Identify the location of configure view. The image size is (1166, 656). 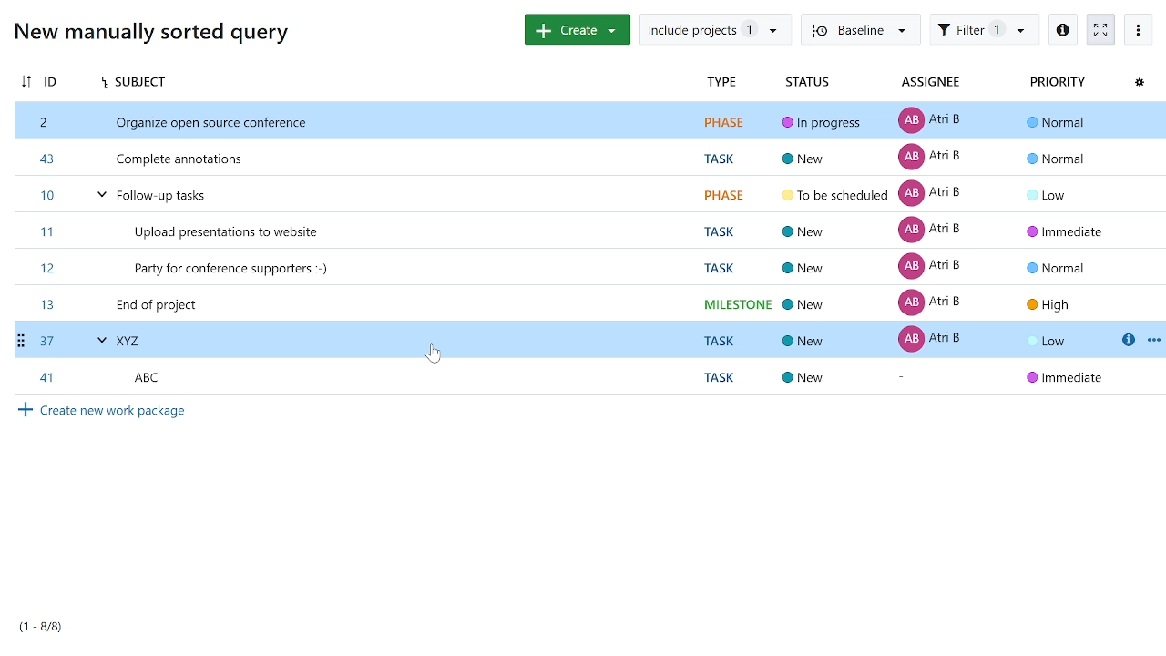
(1139, 83).